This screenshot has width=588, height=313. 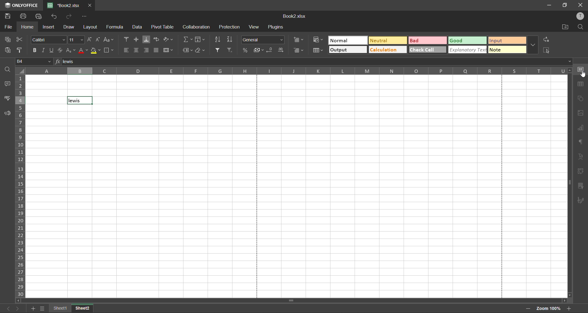 What do you see at coordinates (31, 308) in the screenshot?
I see `add sheet` at bounding box center [31, 308].